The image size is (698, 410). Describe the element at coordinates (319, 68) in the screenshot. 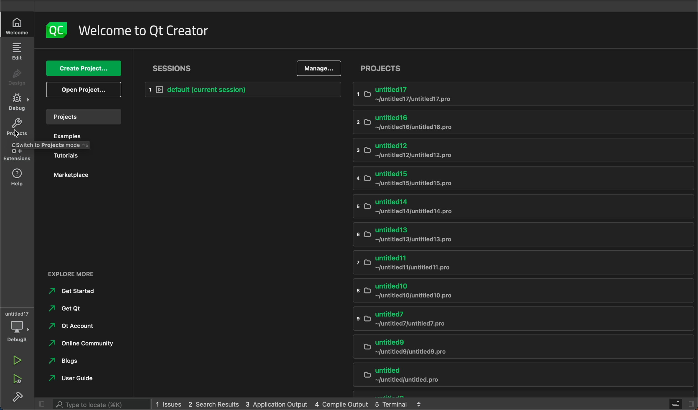

I see `manage` at that location.